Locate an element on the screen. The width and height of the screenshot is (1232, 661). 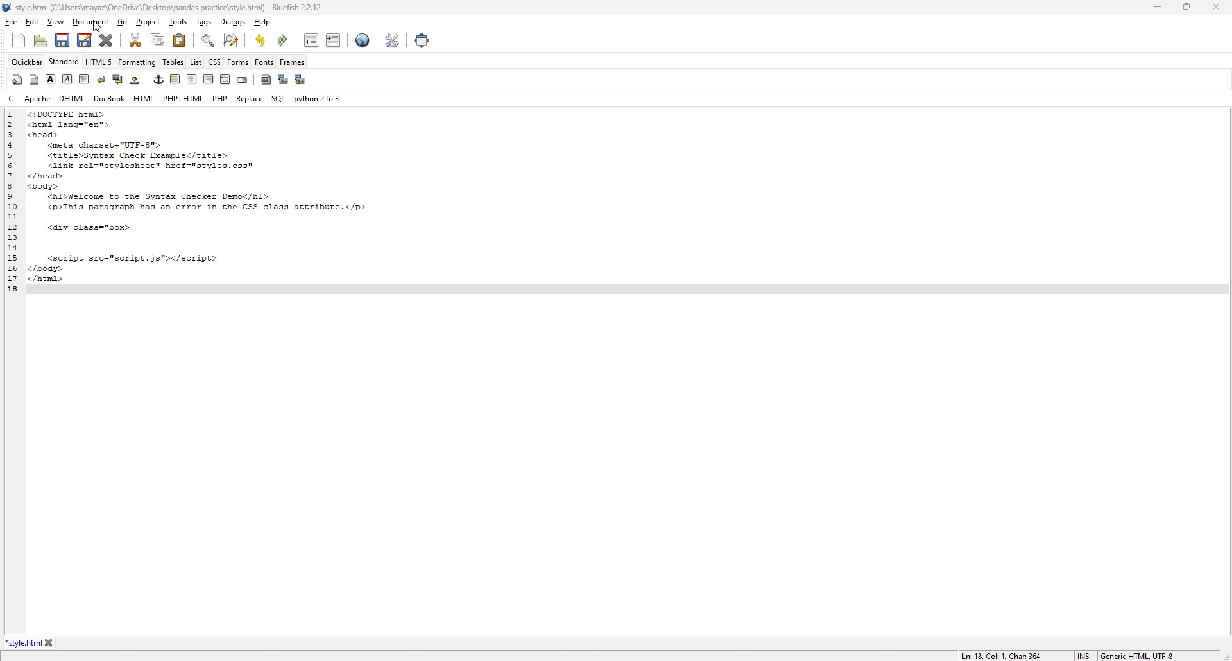
html 5 is located at coordinates (99, 62).